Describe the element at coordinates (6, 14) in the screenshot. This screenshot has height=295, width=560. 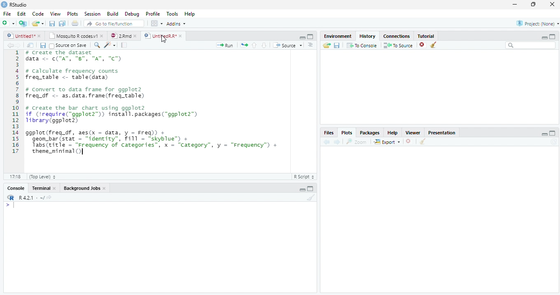
I see `File` at that location.